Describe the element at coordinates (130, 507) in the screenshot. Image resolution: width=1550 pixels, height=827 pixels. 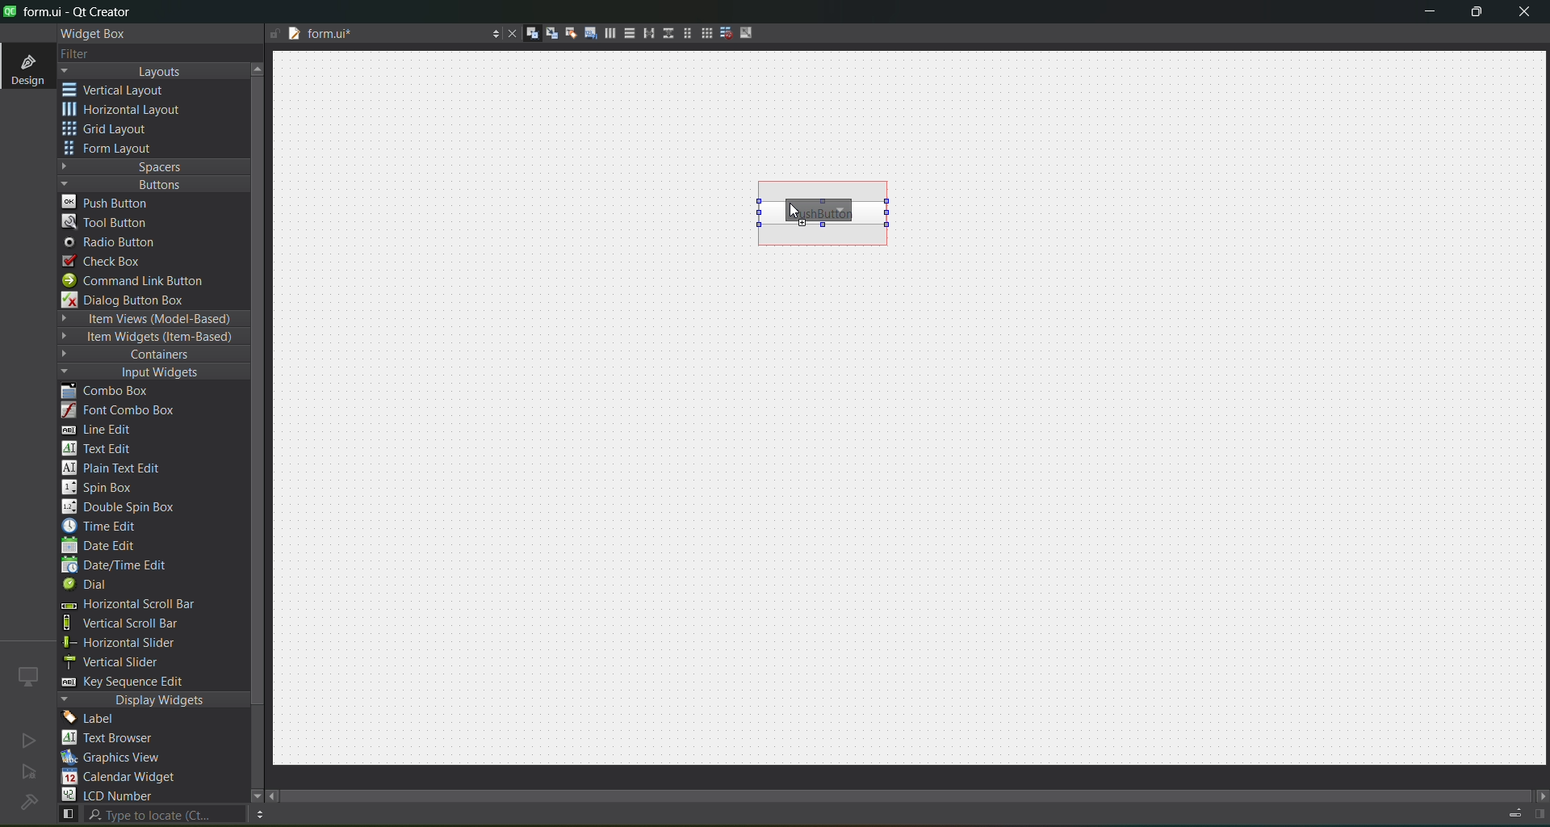
I see `double spin box` at that location.